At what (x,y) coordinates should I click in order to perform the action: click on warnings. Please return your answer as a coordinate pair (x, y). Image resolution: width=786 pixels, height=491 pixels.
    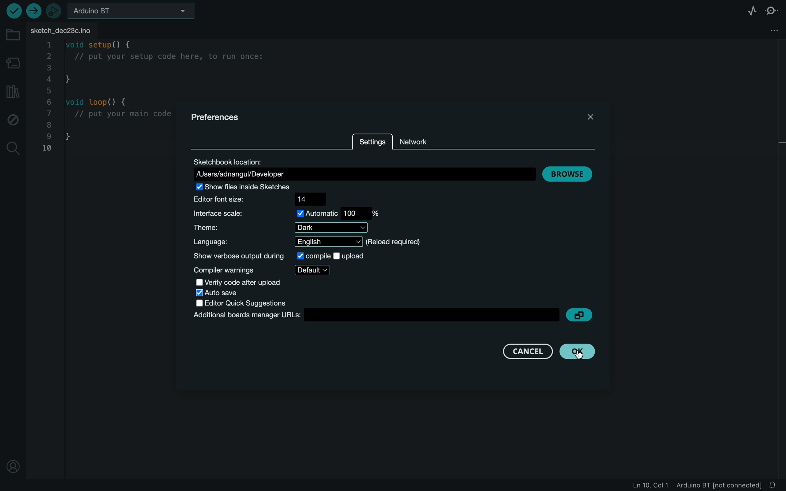
    Looking at the image, I should click on (262, 269).